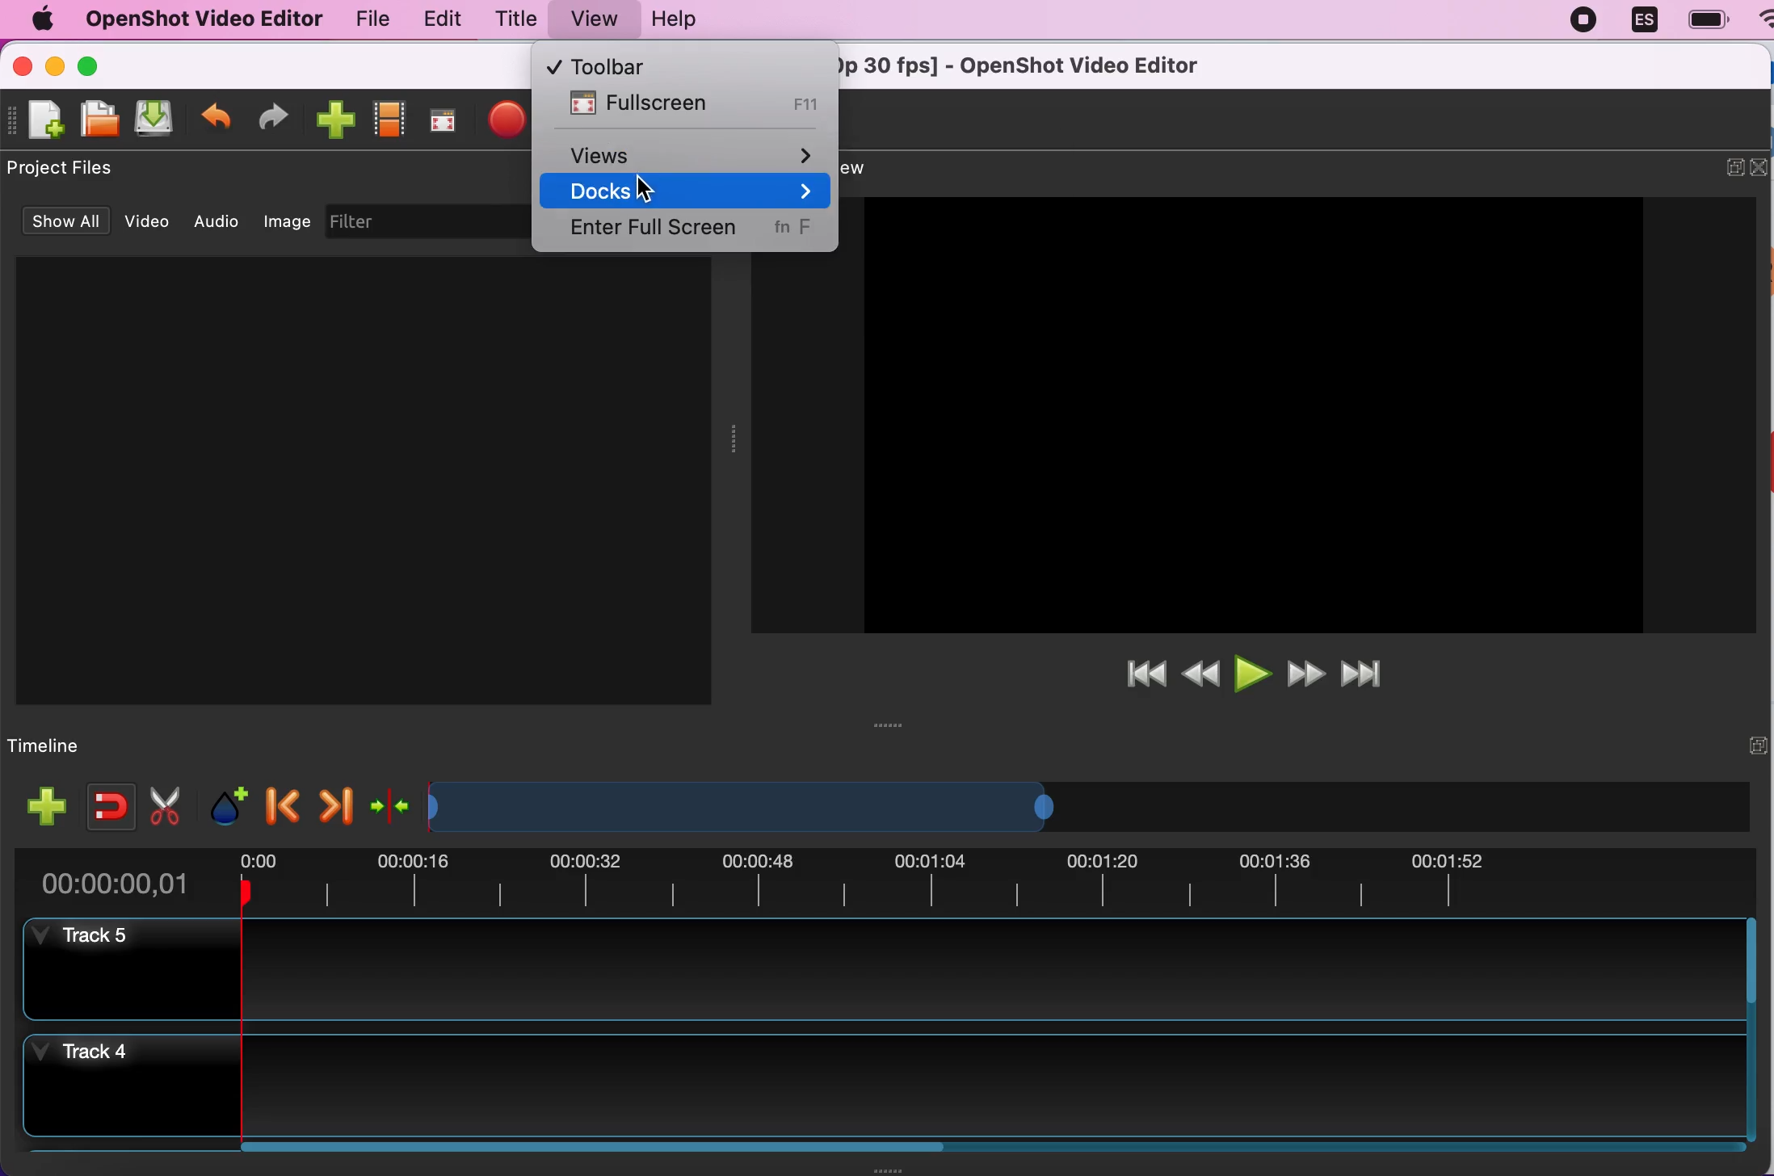 The height and width of the screenshot is (1176, 1774). I want to click on Project files preview space, so click(363, 480).